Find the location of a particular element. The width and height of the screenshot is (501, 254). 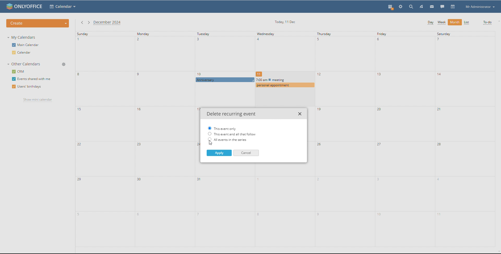

settings is located at coordinates (401, 7).